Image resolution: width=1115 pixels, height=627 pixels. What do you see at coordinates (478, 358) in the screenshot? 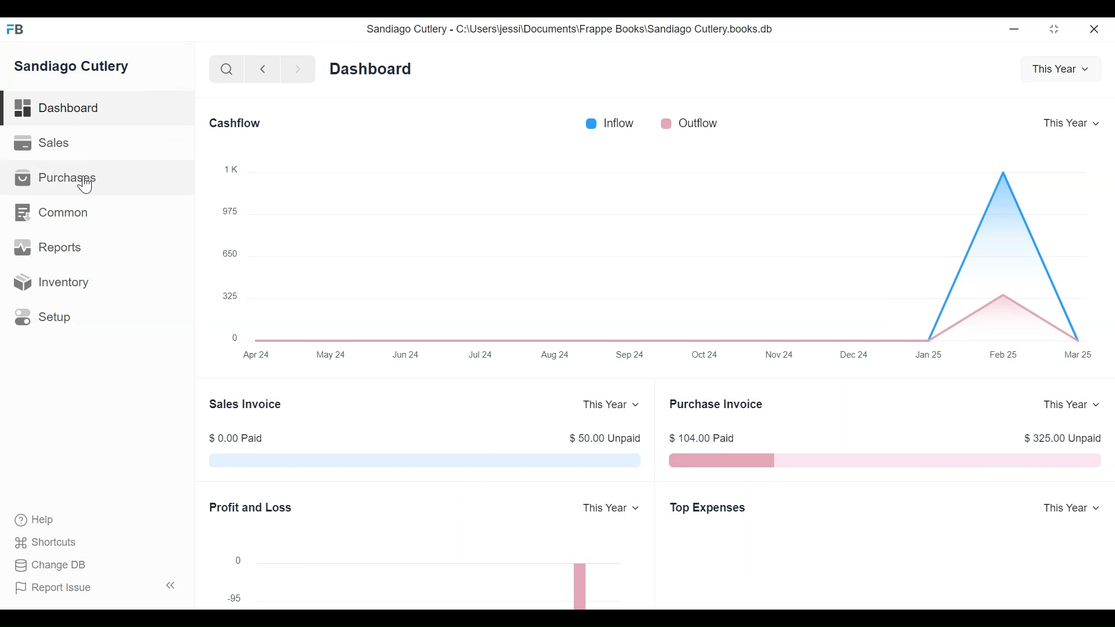
I see `Jul 24` at bounding box center [478, 358].